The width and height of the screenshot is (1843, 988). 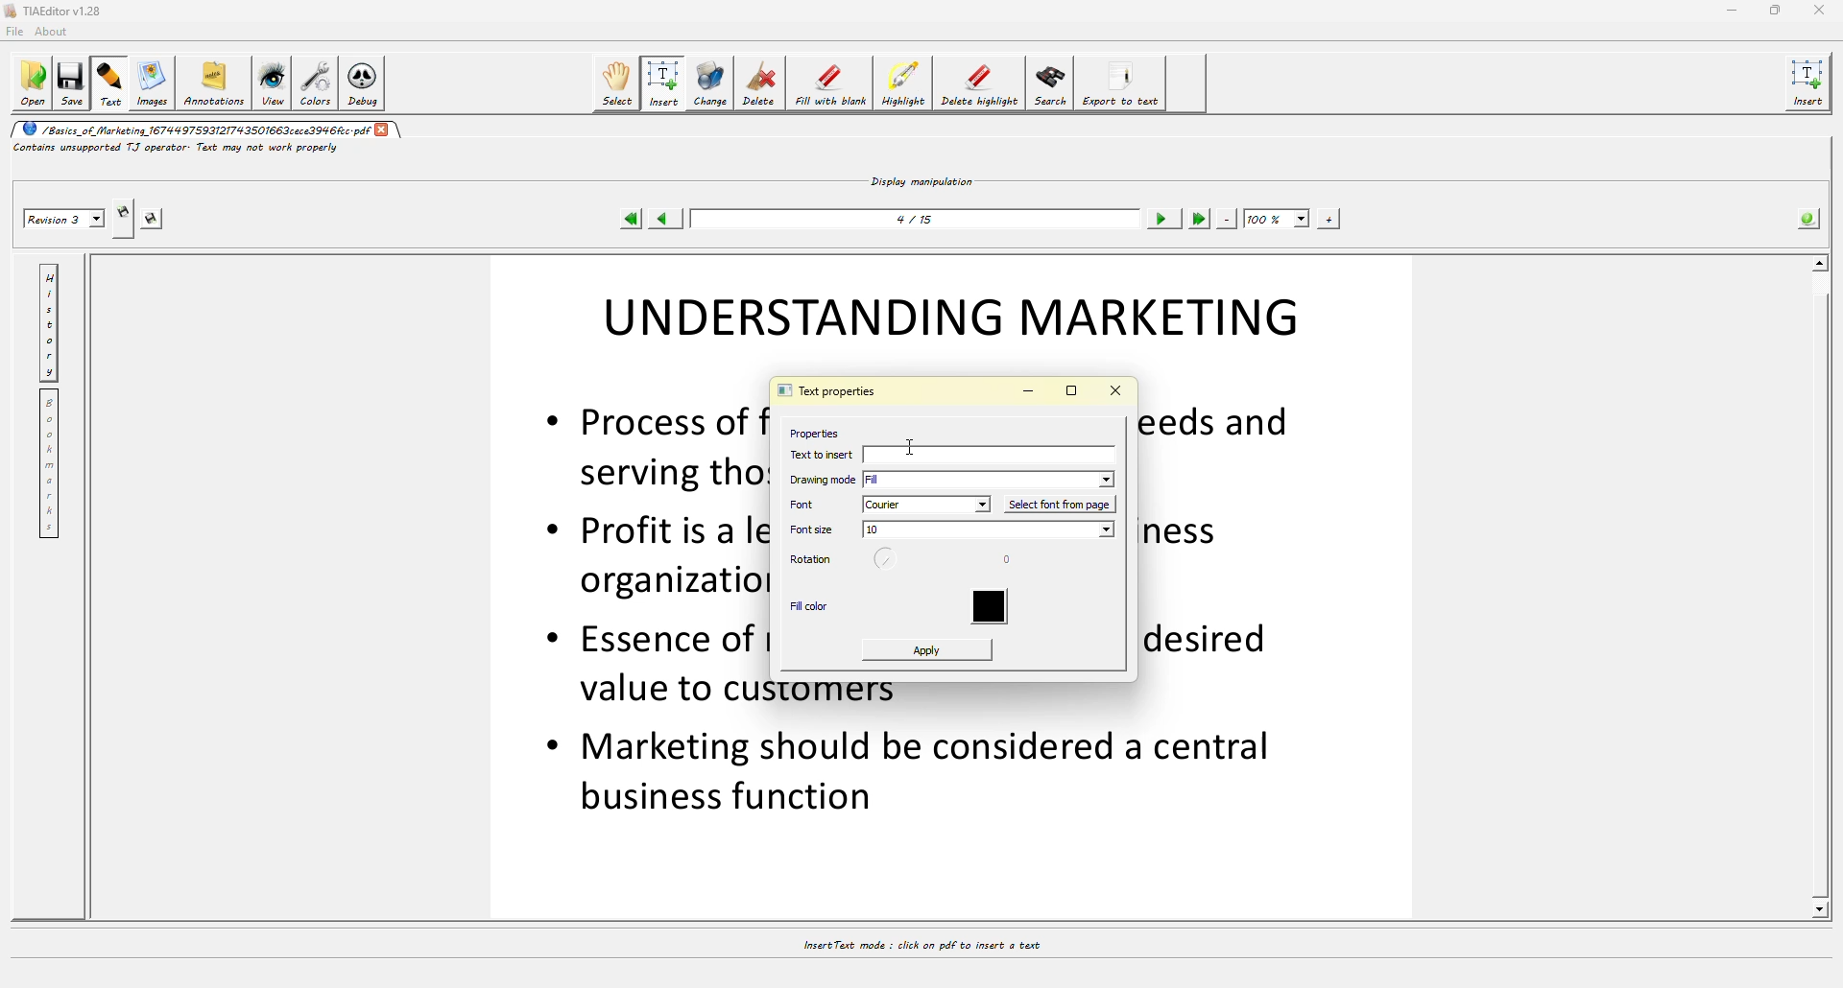 What do you see at coordinates (814, 529) in the screenshot?
I see `font size` at bounding box center [814, 529].